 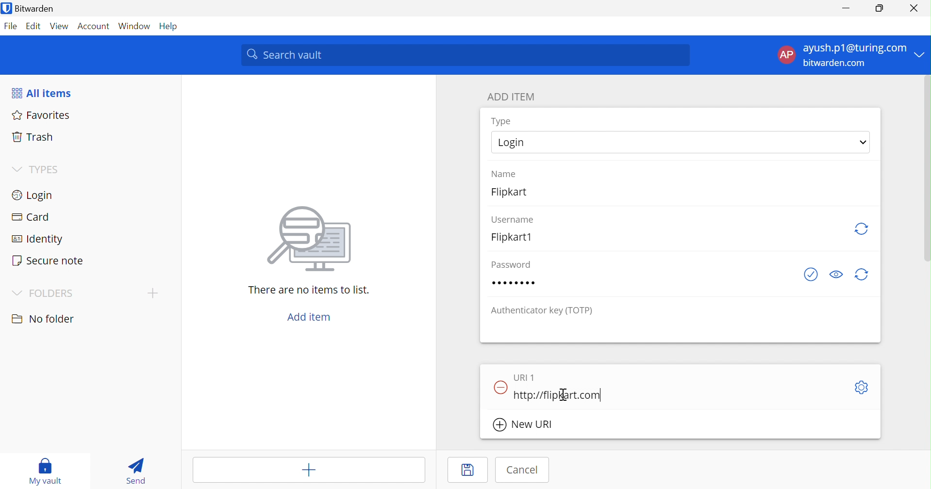 I want to click on Type, so click(x=501, y=121).